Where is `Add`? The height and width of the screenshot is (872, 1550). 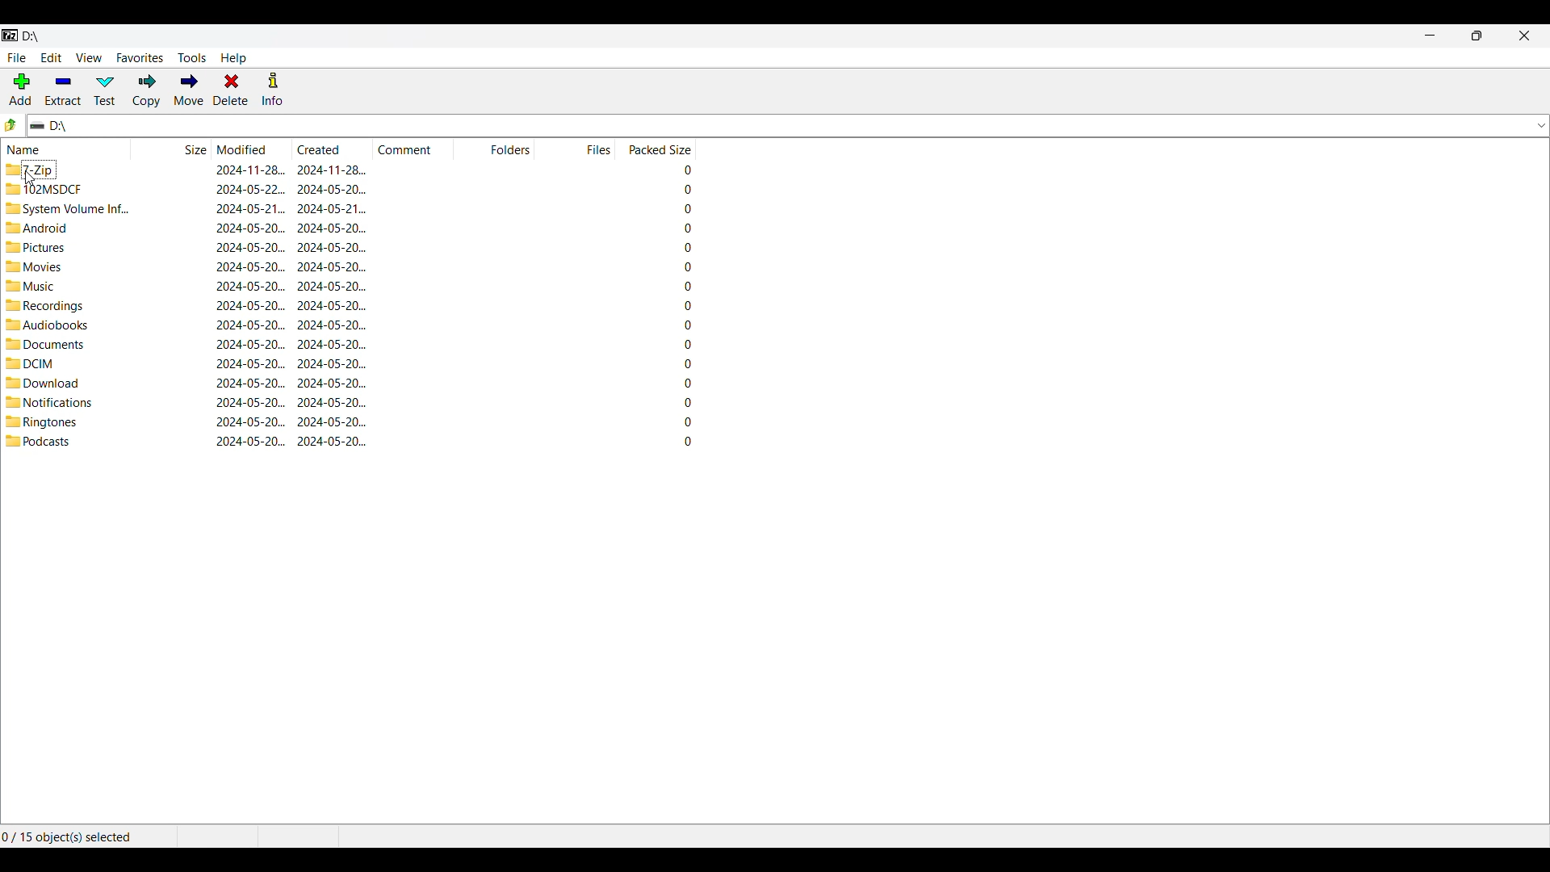 Add is located at coordinates (20, 89).